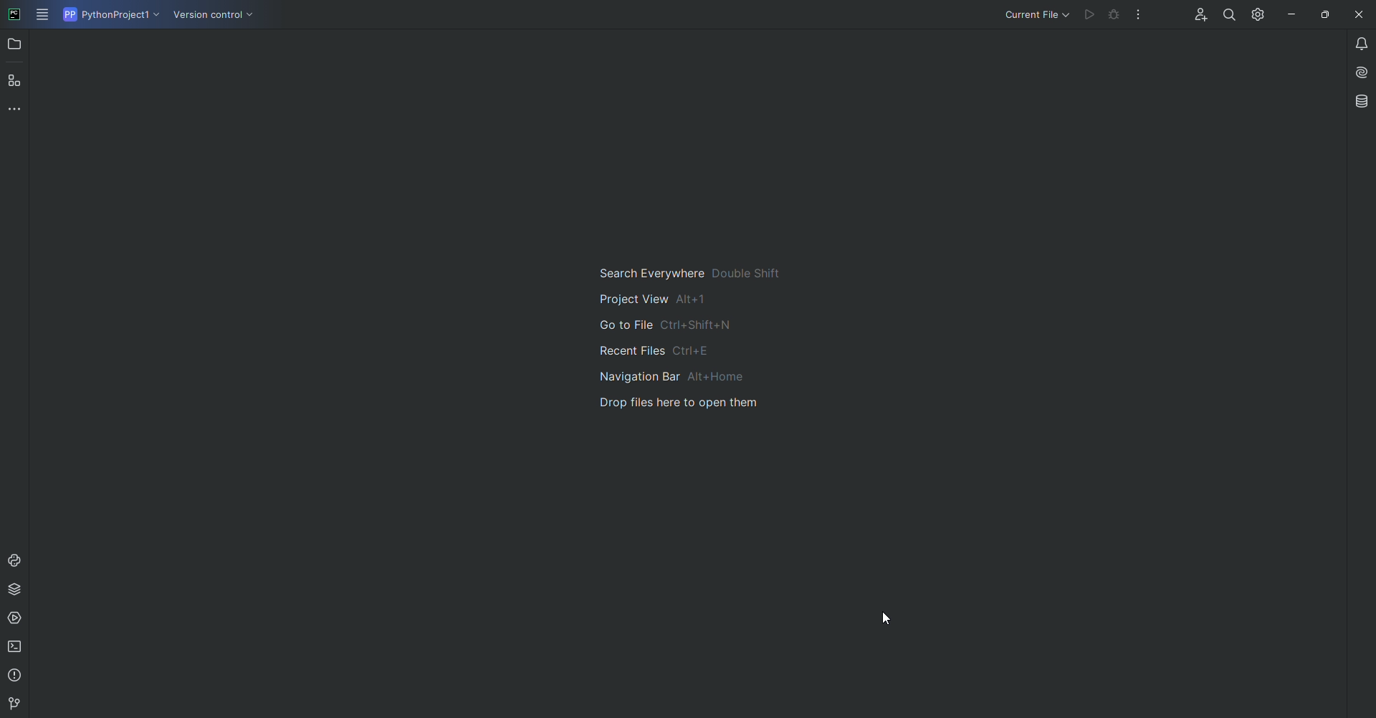  Describe the element at coordinates (1357, 15) in the screenshot. I see `Close` at that location.